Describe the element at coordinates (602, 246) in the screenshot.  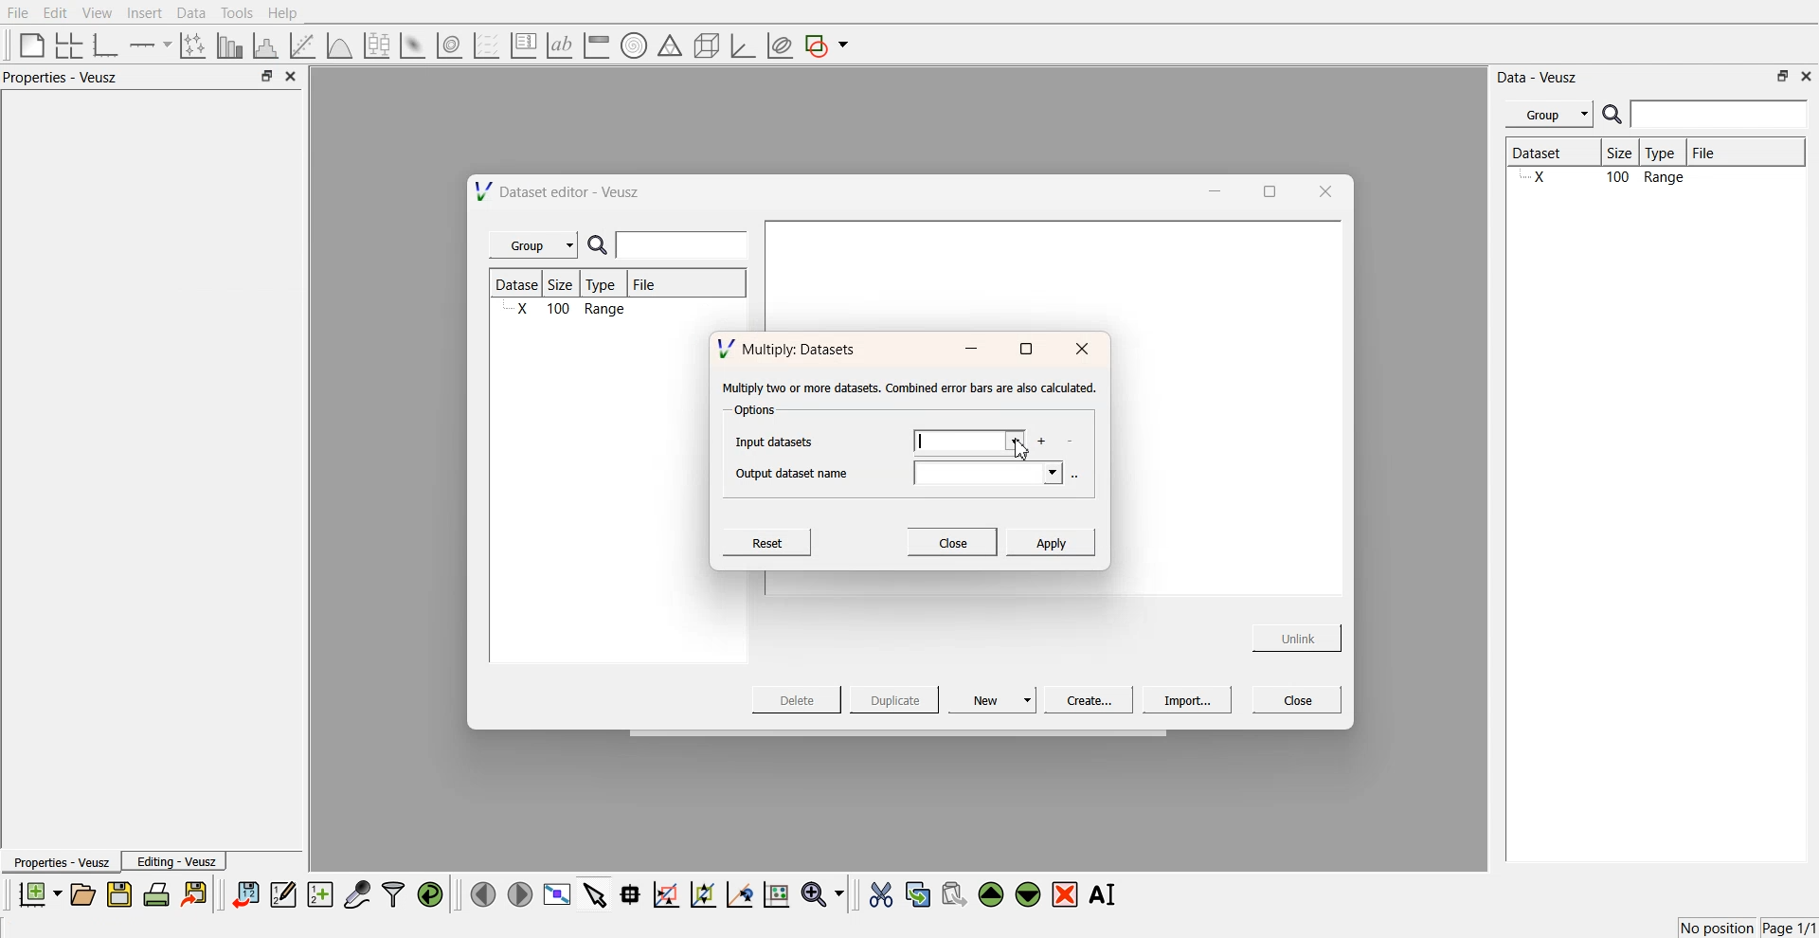
I see `search icon` at that location.